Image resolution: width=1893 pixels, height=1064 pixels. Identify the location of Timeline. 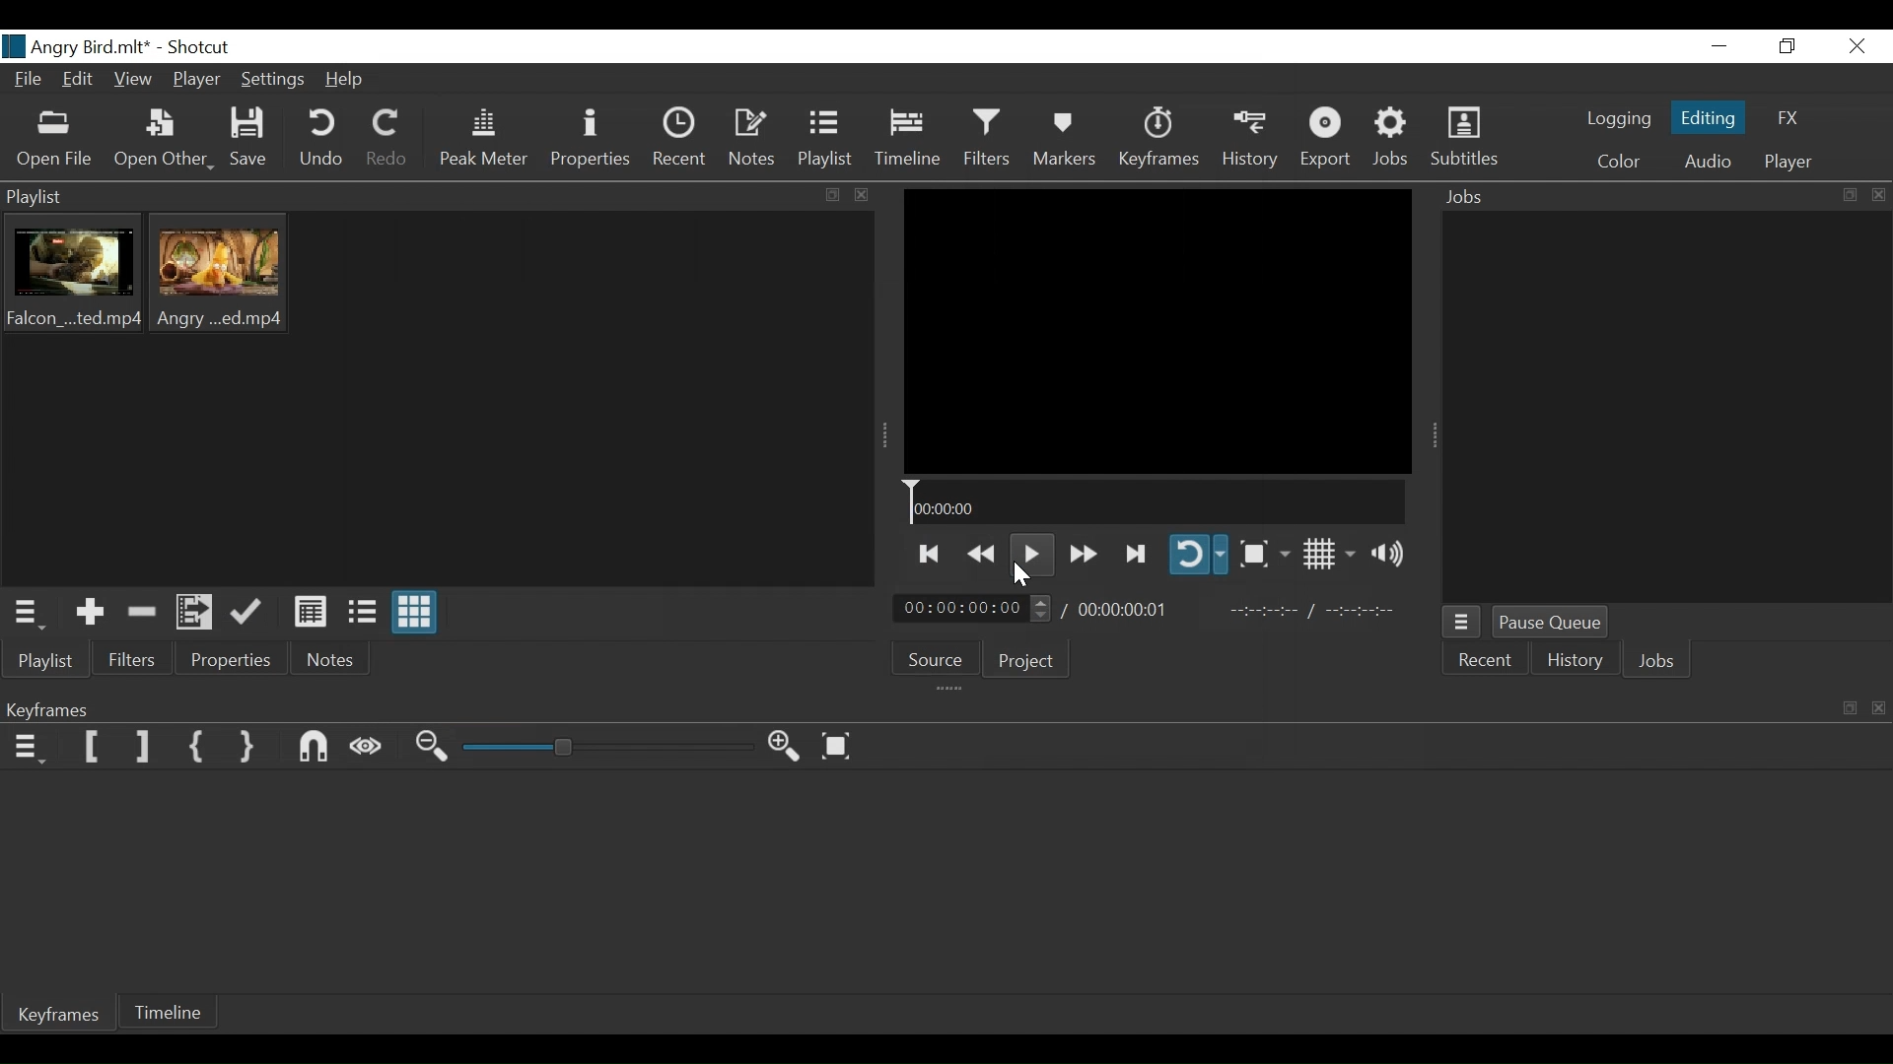
(1156, 501).